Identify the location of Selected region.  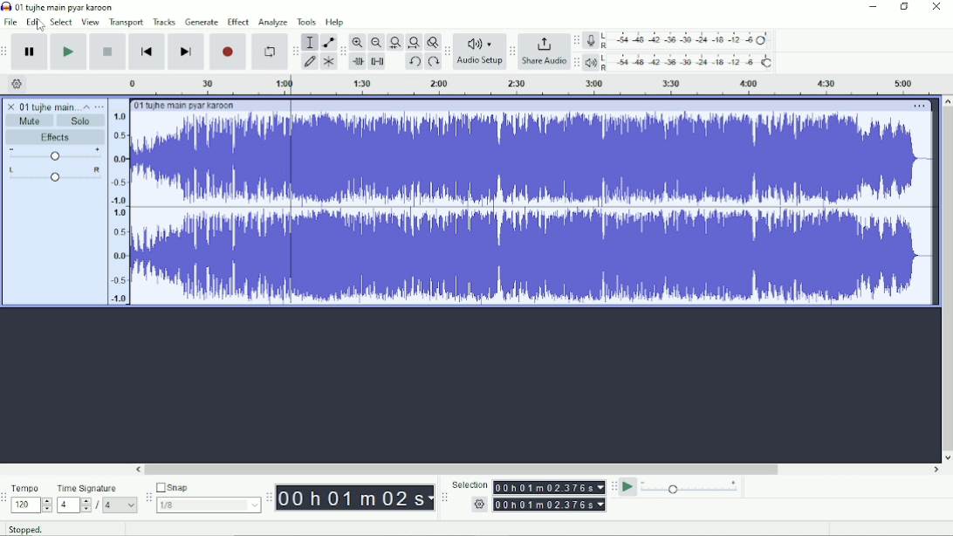
(291, 192).